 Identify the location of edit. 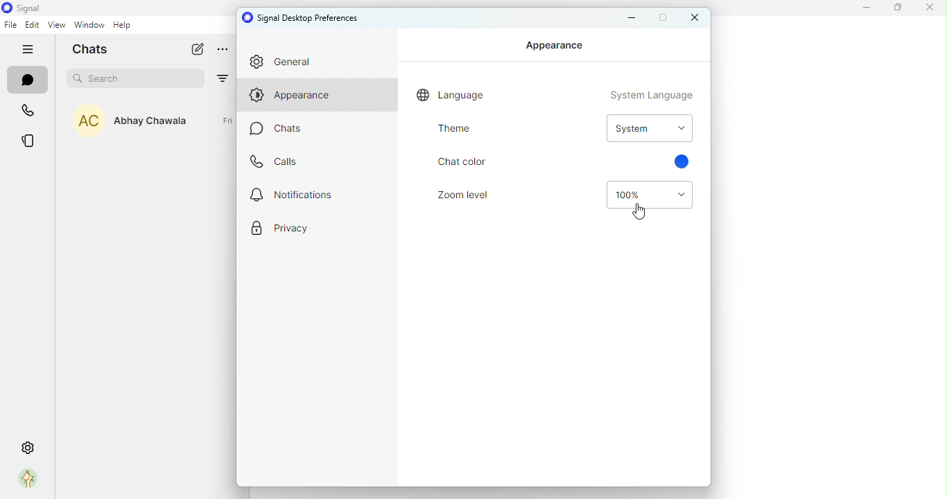
(33, 26).